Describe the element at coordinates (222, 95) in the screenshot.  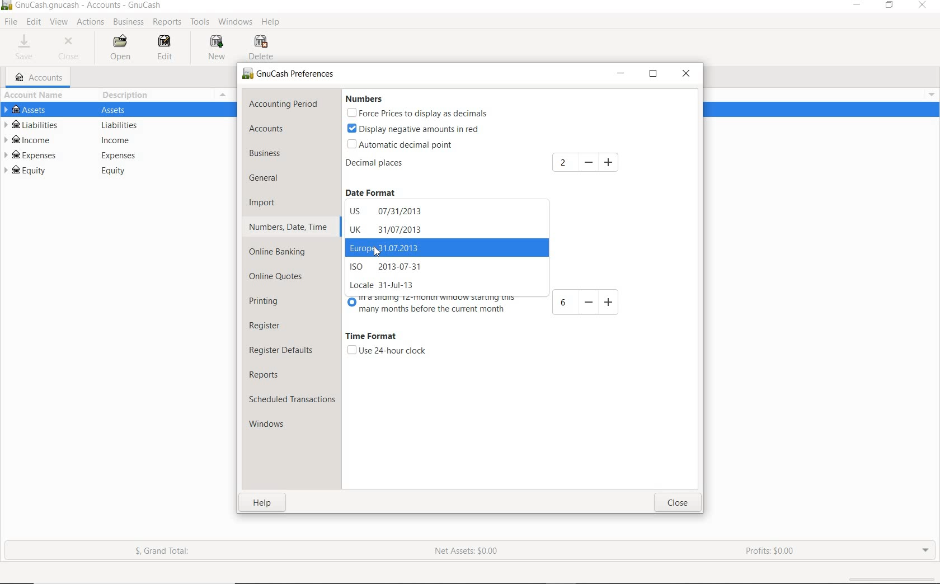
I see `Menu` at that location.